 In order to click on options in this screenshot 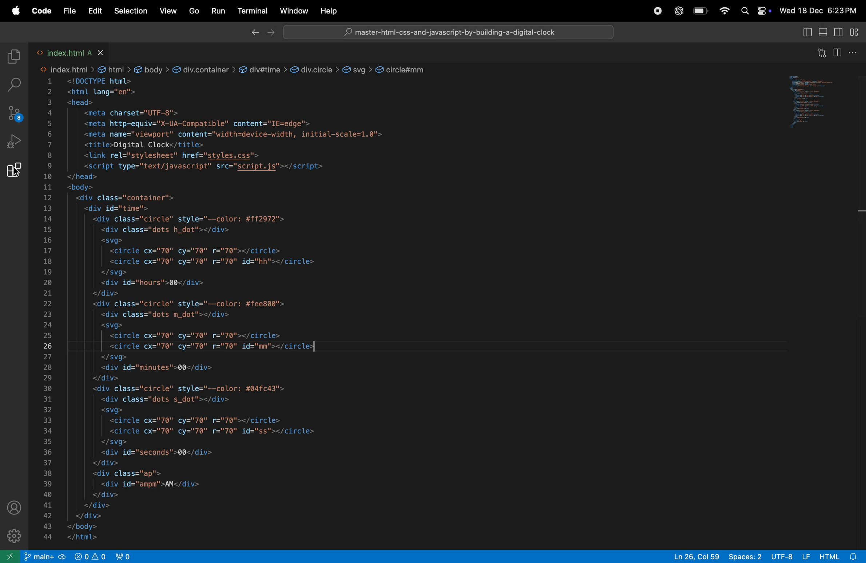, I will do `click(857, 53)`.